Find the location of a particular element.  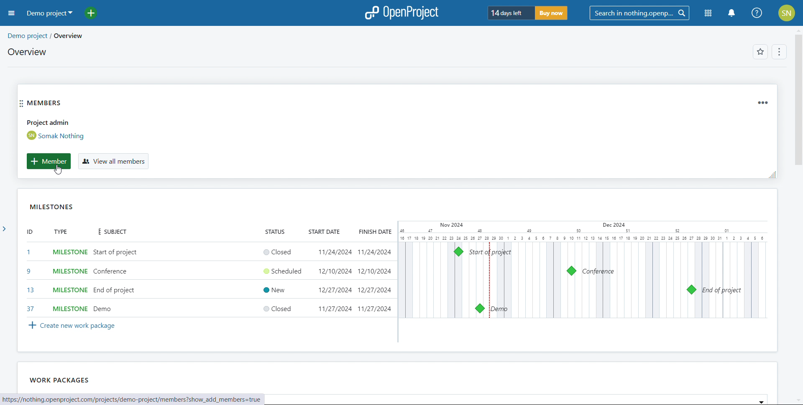

overview is located at coordinates (28, 52).